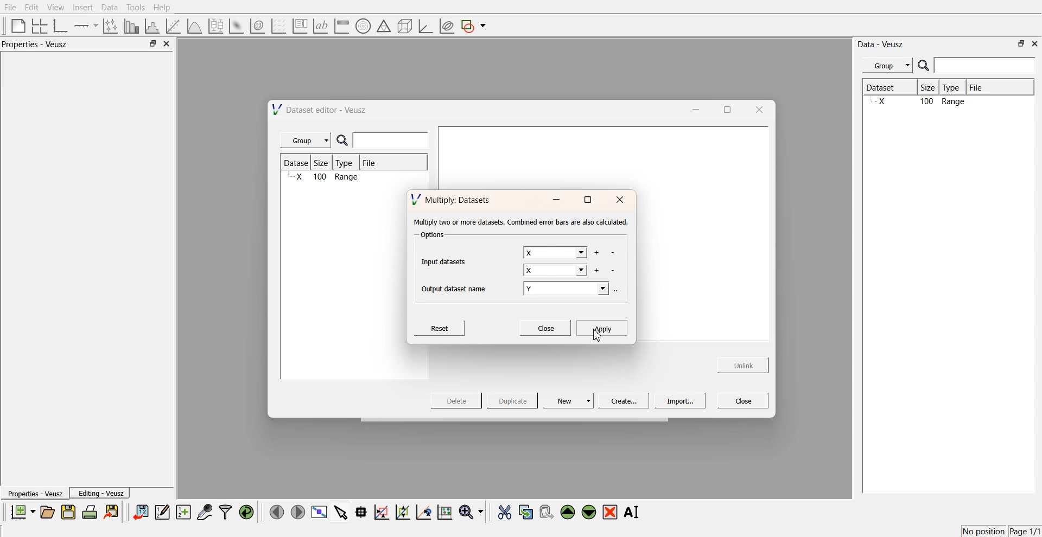 Image resolution: width=1042 pixels, height=537 pixels. Describe the element at coordinates (1035, 43) in the screenshot. I see `close` at that location.